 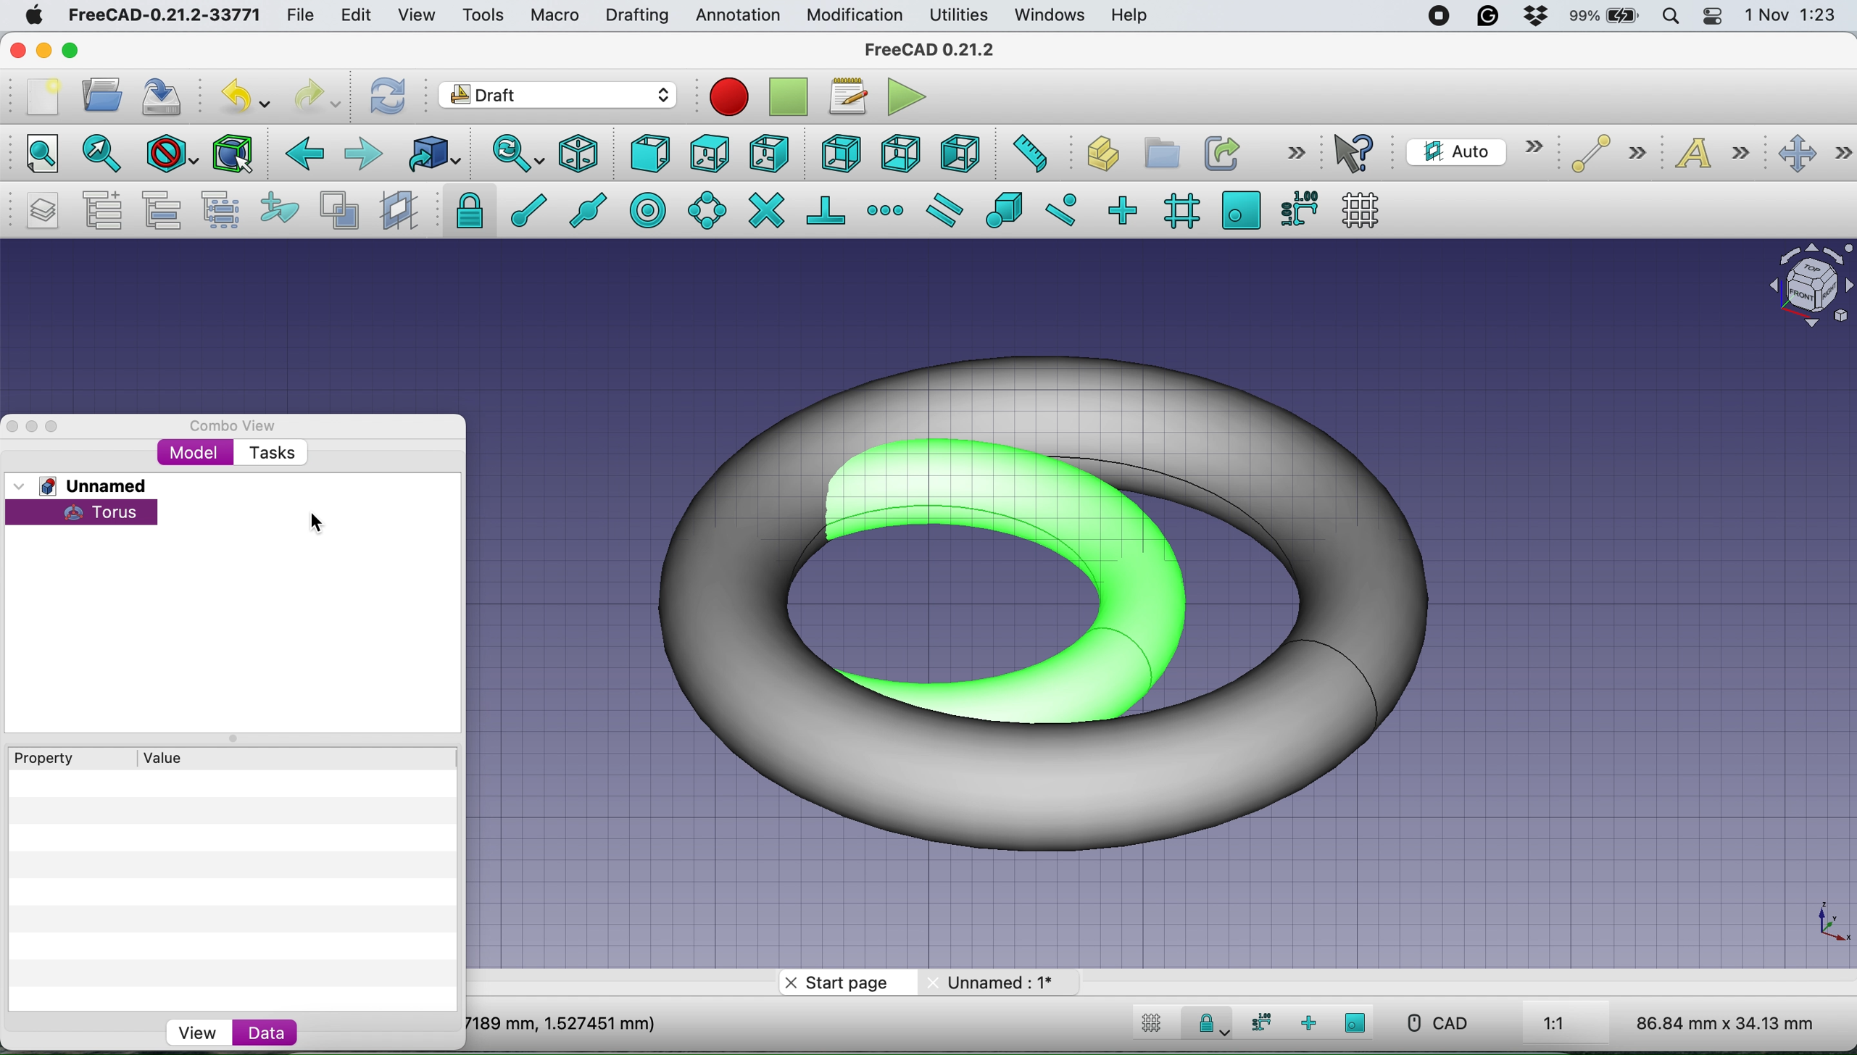 I want to click on toggle grid, so click(x=1152, y=1026).